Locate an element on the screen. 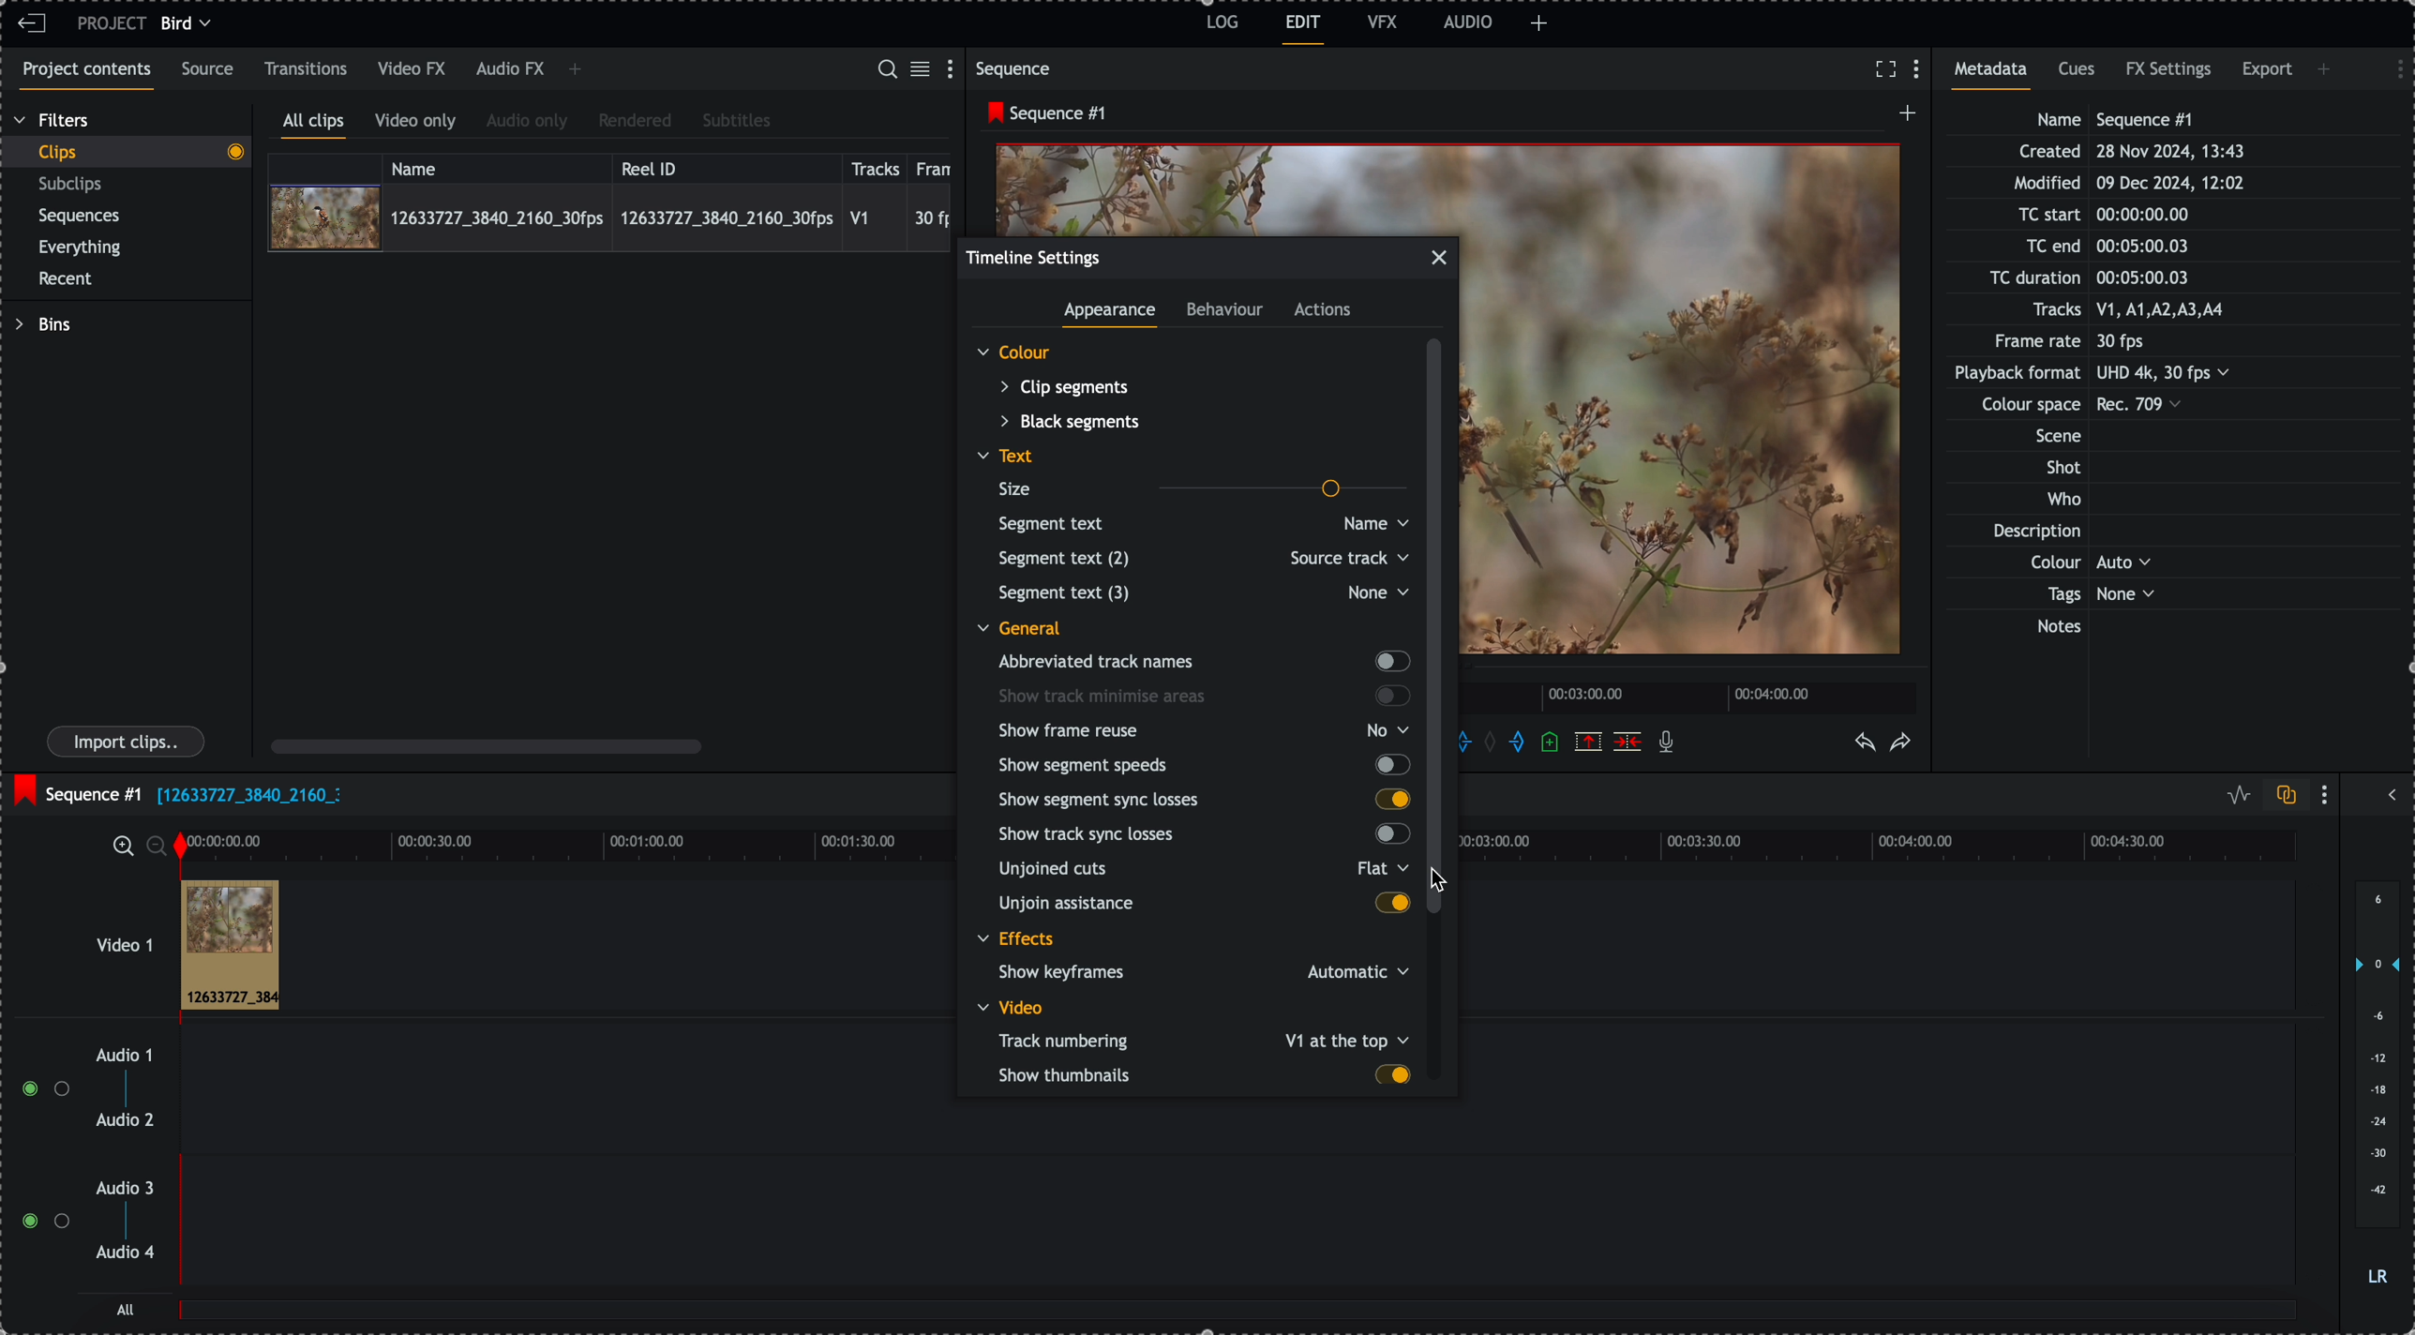 The image size is (2415, 1335). import clips button is located at coordinates (128, 742).